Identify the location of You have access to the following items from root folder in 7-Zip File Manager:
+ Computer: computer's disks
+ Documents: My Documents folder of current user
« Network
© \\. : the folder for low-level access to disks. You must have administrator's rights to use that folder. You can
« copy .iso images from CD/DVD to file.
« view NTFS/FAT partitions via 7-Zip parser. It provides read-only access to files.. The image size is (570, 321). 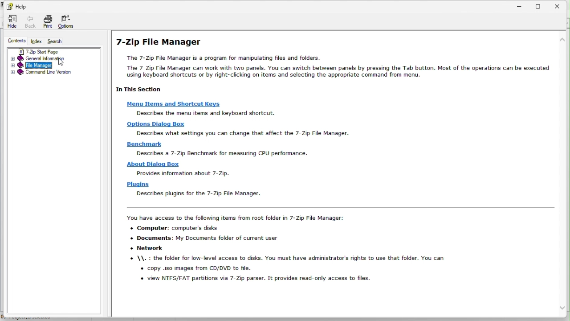
(285, 253).